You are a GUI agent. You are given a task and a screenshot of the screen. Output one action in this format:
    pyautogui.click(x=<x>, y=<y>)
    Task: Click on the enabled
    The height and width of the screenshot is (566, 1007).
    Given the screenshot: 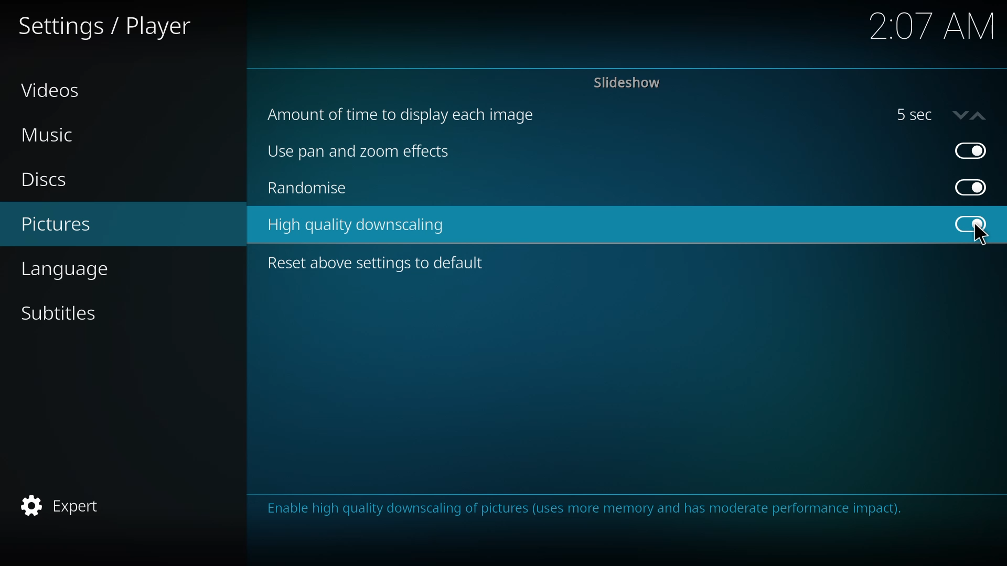 What is the action you would take?
    pyautogui.click(x=971, y=150)
    